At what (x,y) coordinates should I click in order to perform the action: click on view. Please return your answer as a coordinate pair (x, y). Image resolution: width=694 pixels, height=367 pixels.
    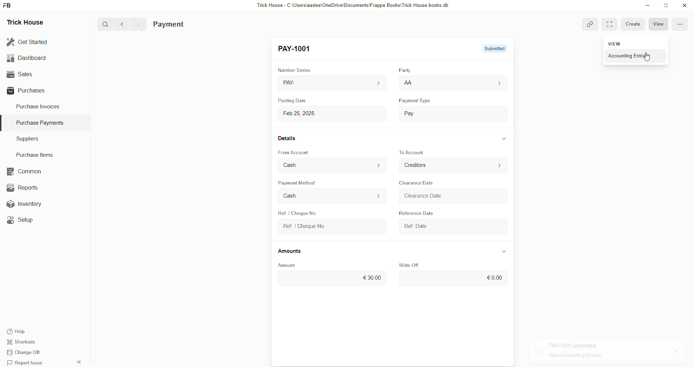
    Looking at the image, I should click on (661, 24).